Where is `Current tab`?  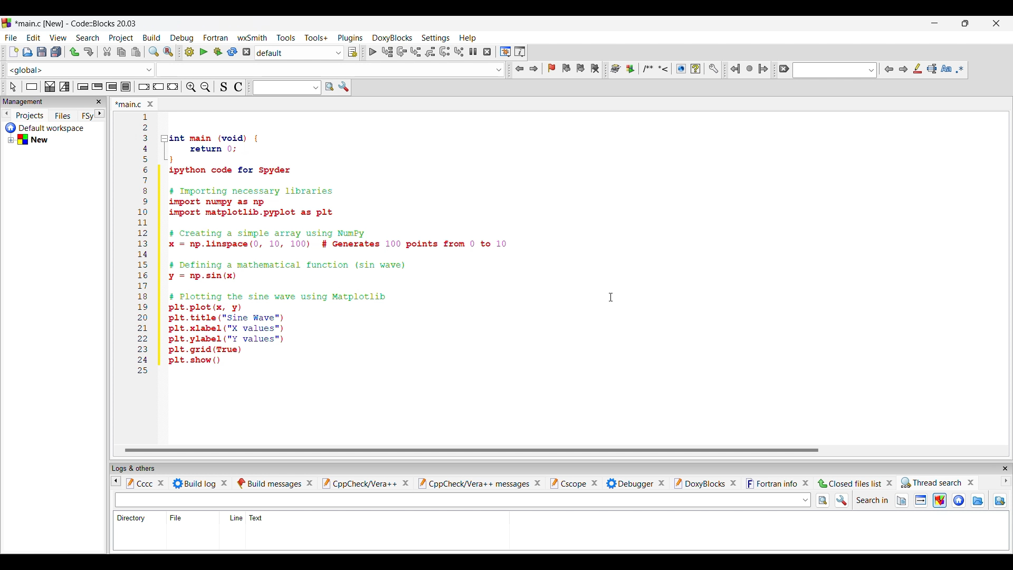
Current tab is located at coordinates (19, 102).